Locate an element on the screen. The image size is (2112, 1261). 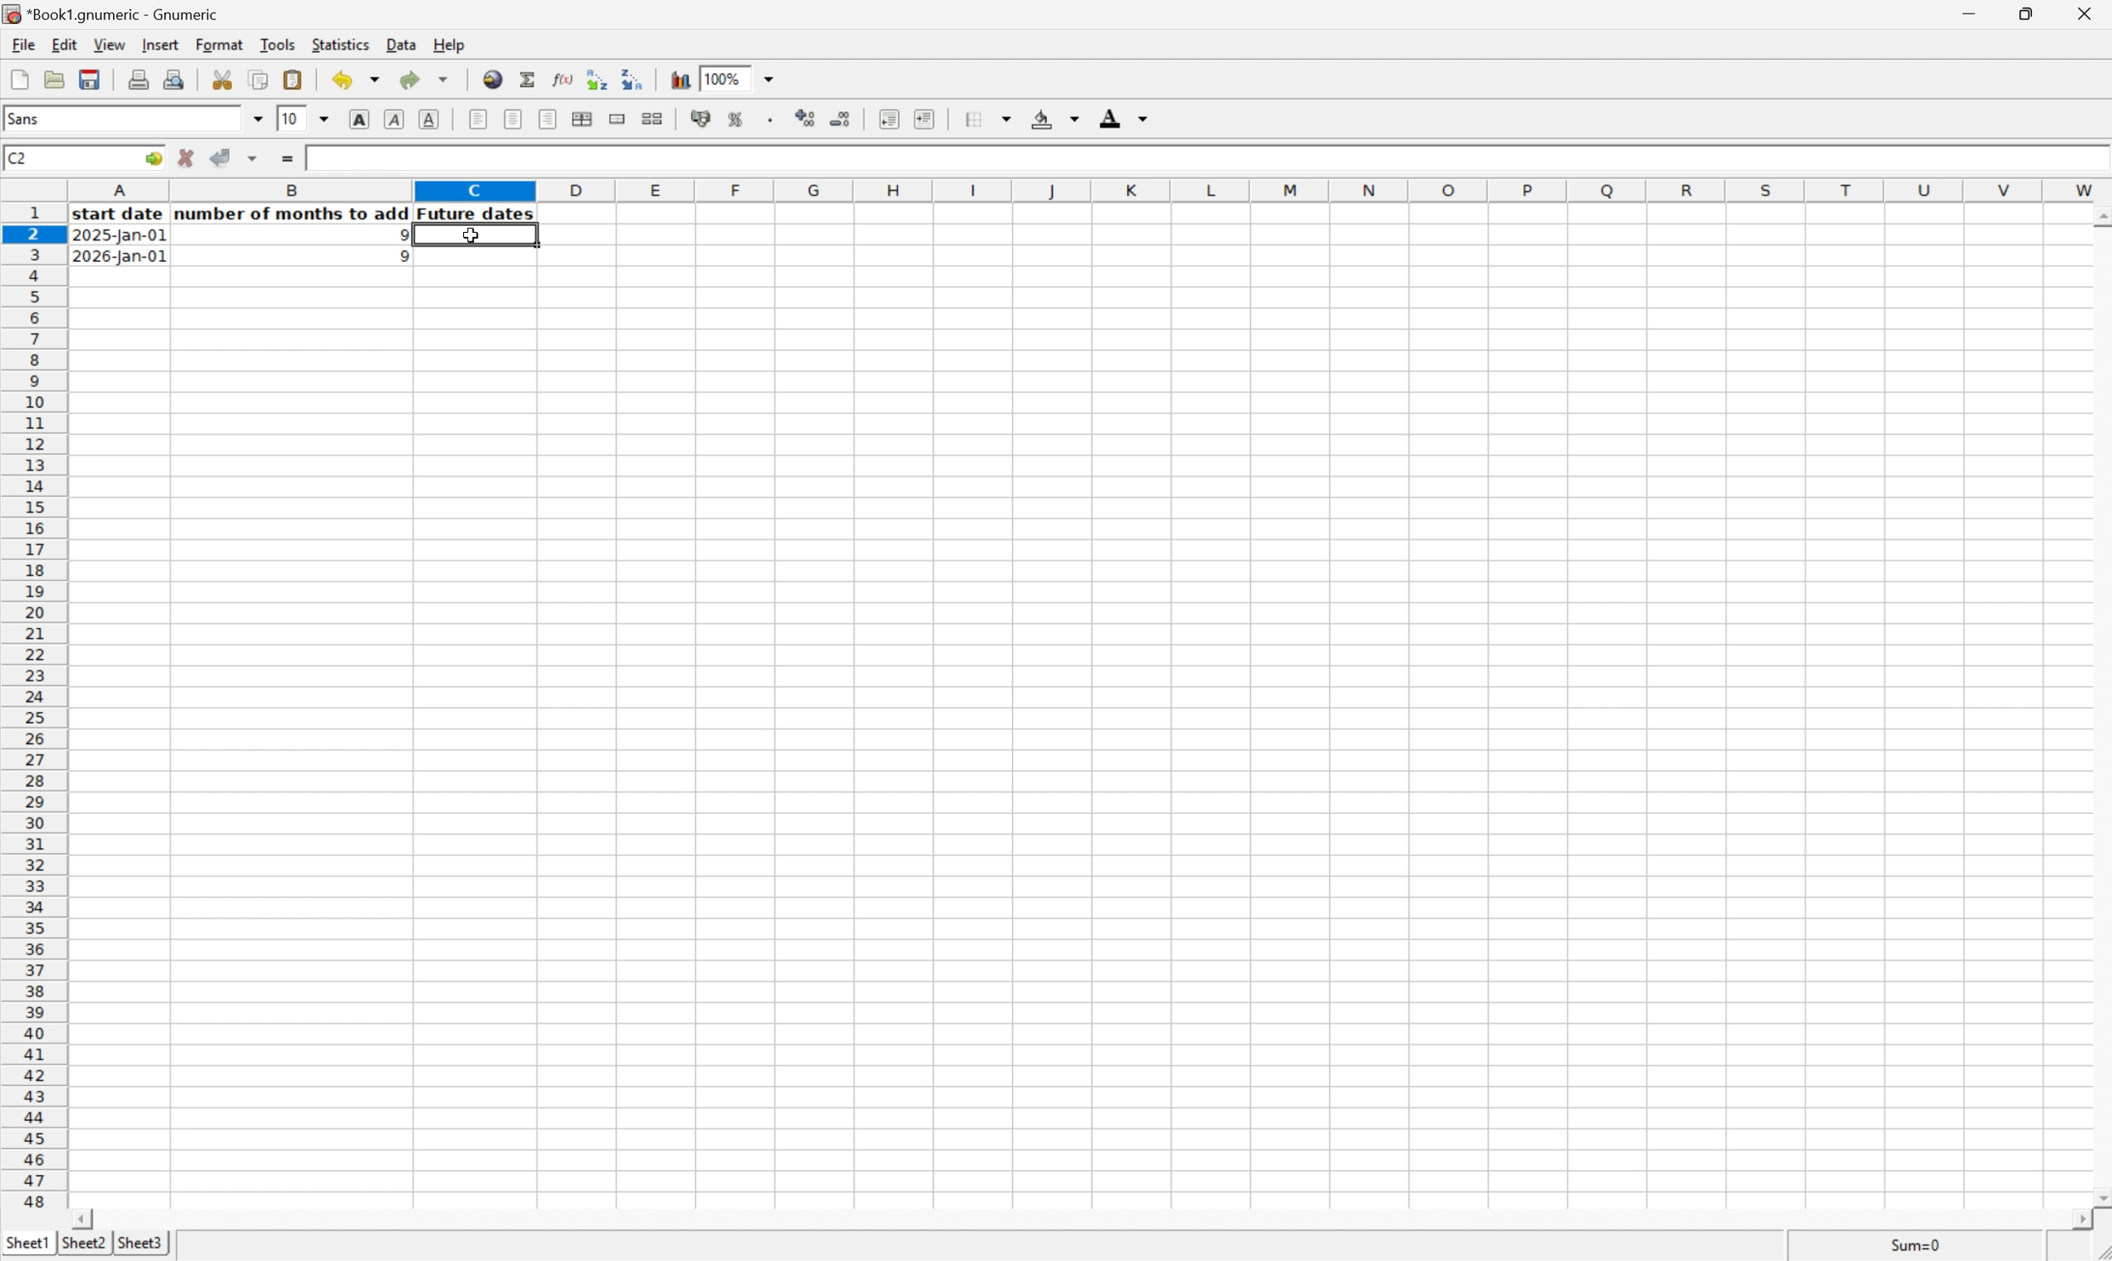
Redo is located at coordinates (422, 77).